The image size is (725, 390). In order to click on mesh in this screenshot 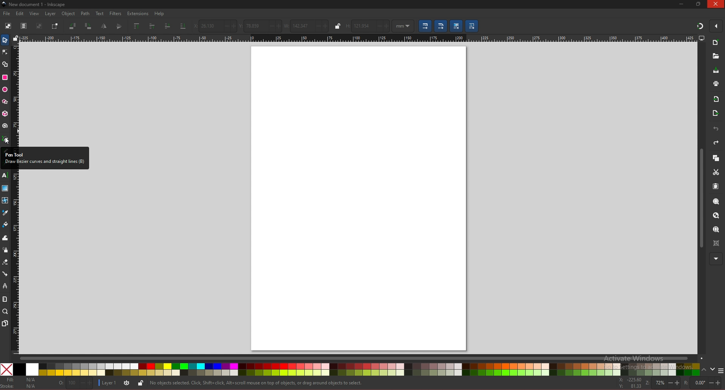, I will do `click(5, 200)`.